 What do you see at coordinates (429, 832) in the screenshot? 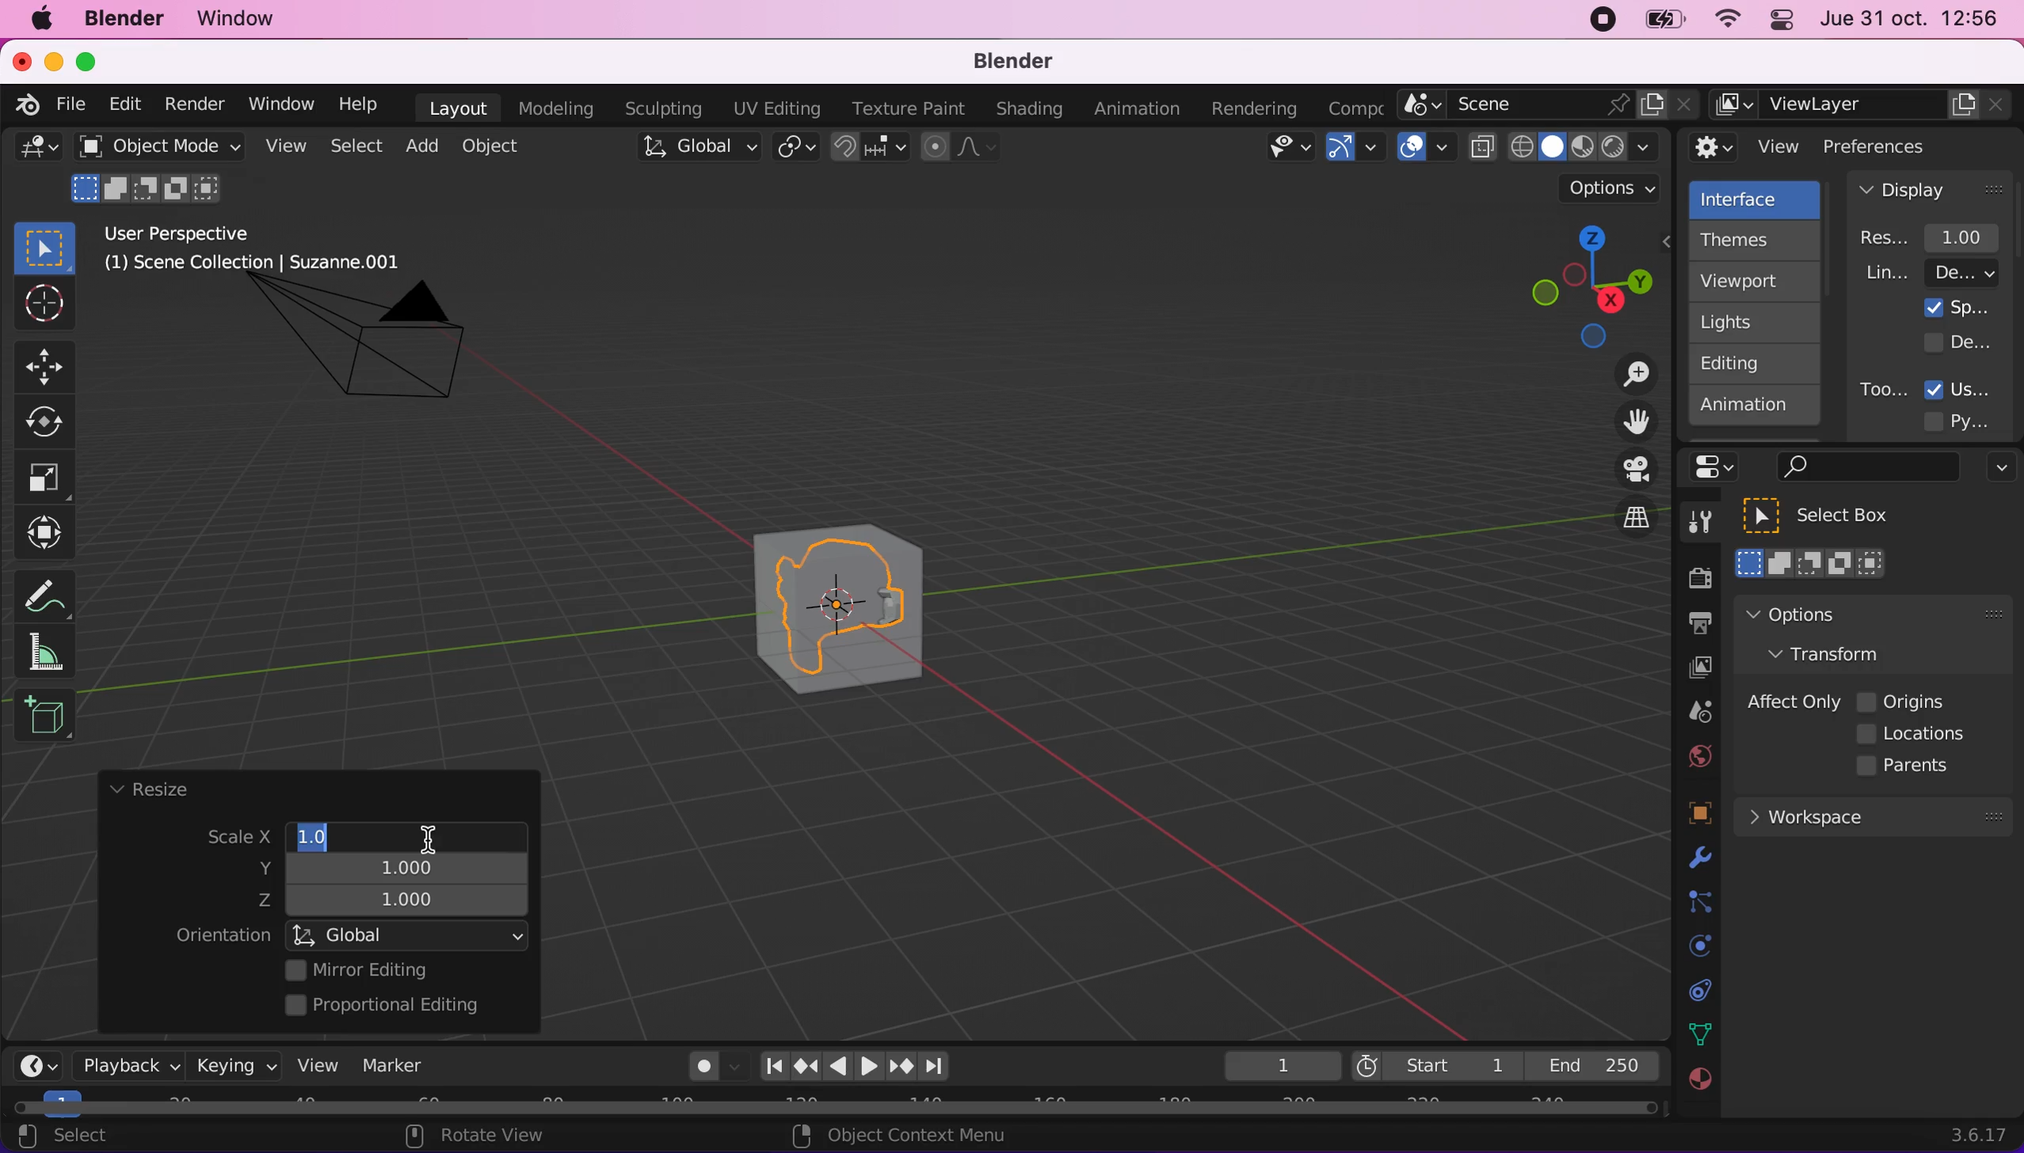
I see `cursor` at bounding box center [429, 832].